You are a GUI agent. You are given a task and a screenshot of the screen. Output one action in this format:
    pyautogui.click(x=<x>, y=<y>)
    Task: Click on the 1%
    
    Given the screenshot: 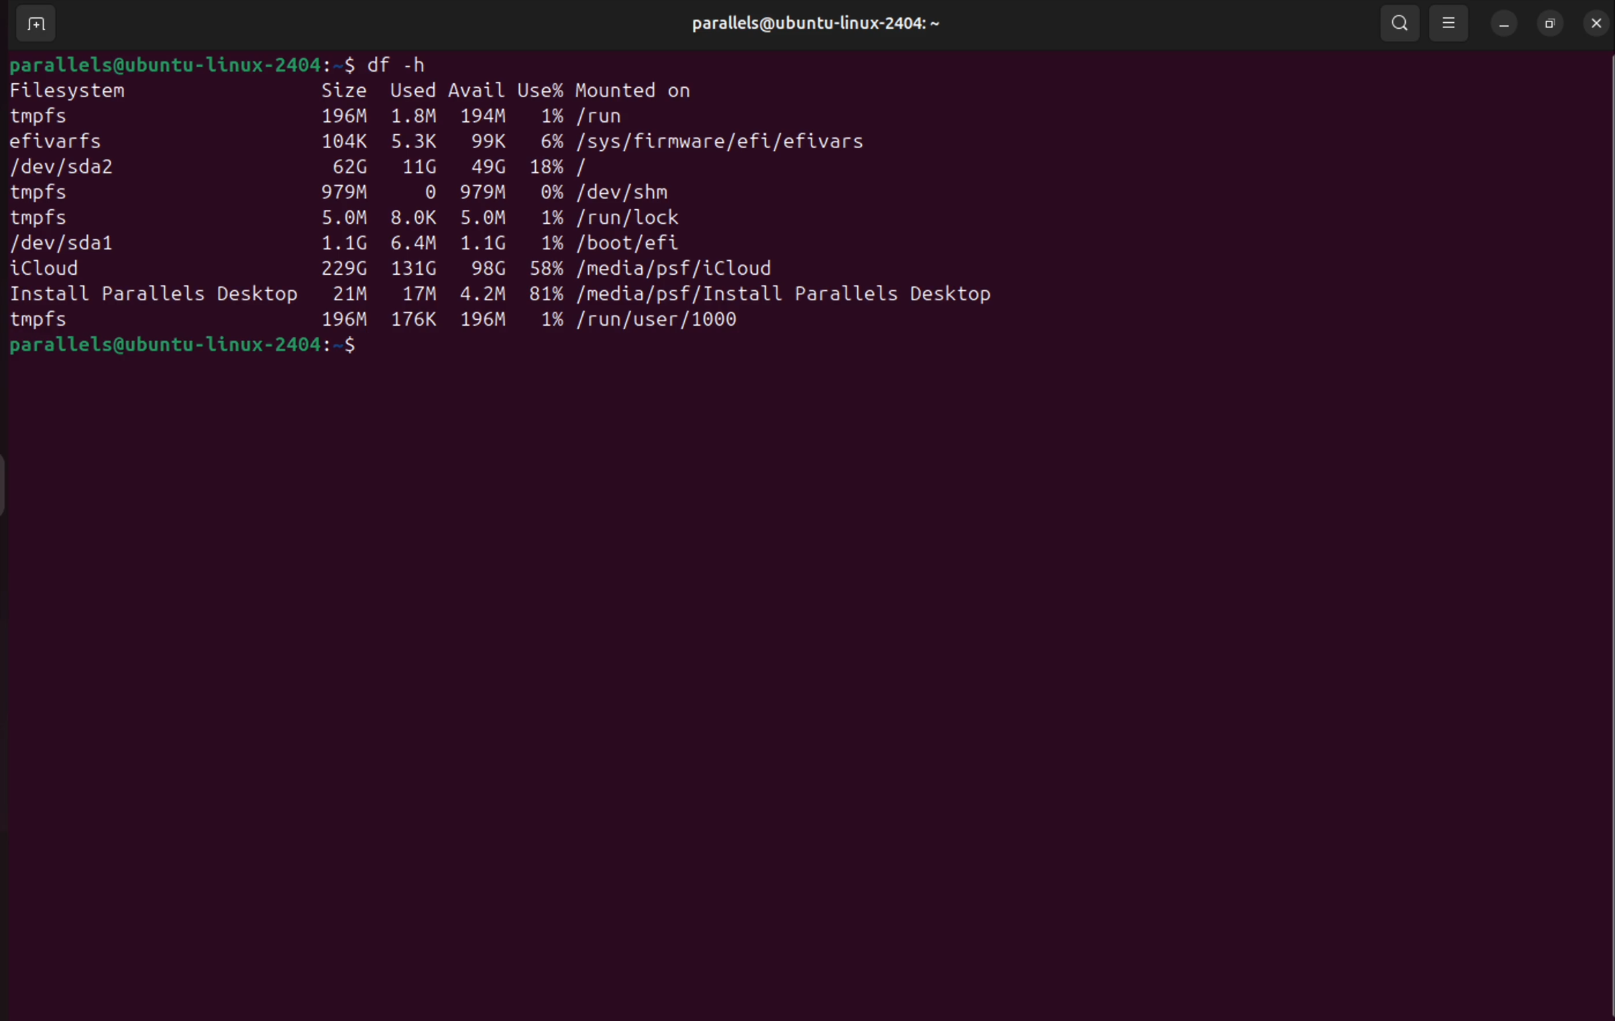 What is the action you would take?
    pyautogui.click(x=555, y=117)
    